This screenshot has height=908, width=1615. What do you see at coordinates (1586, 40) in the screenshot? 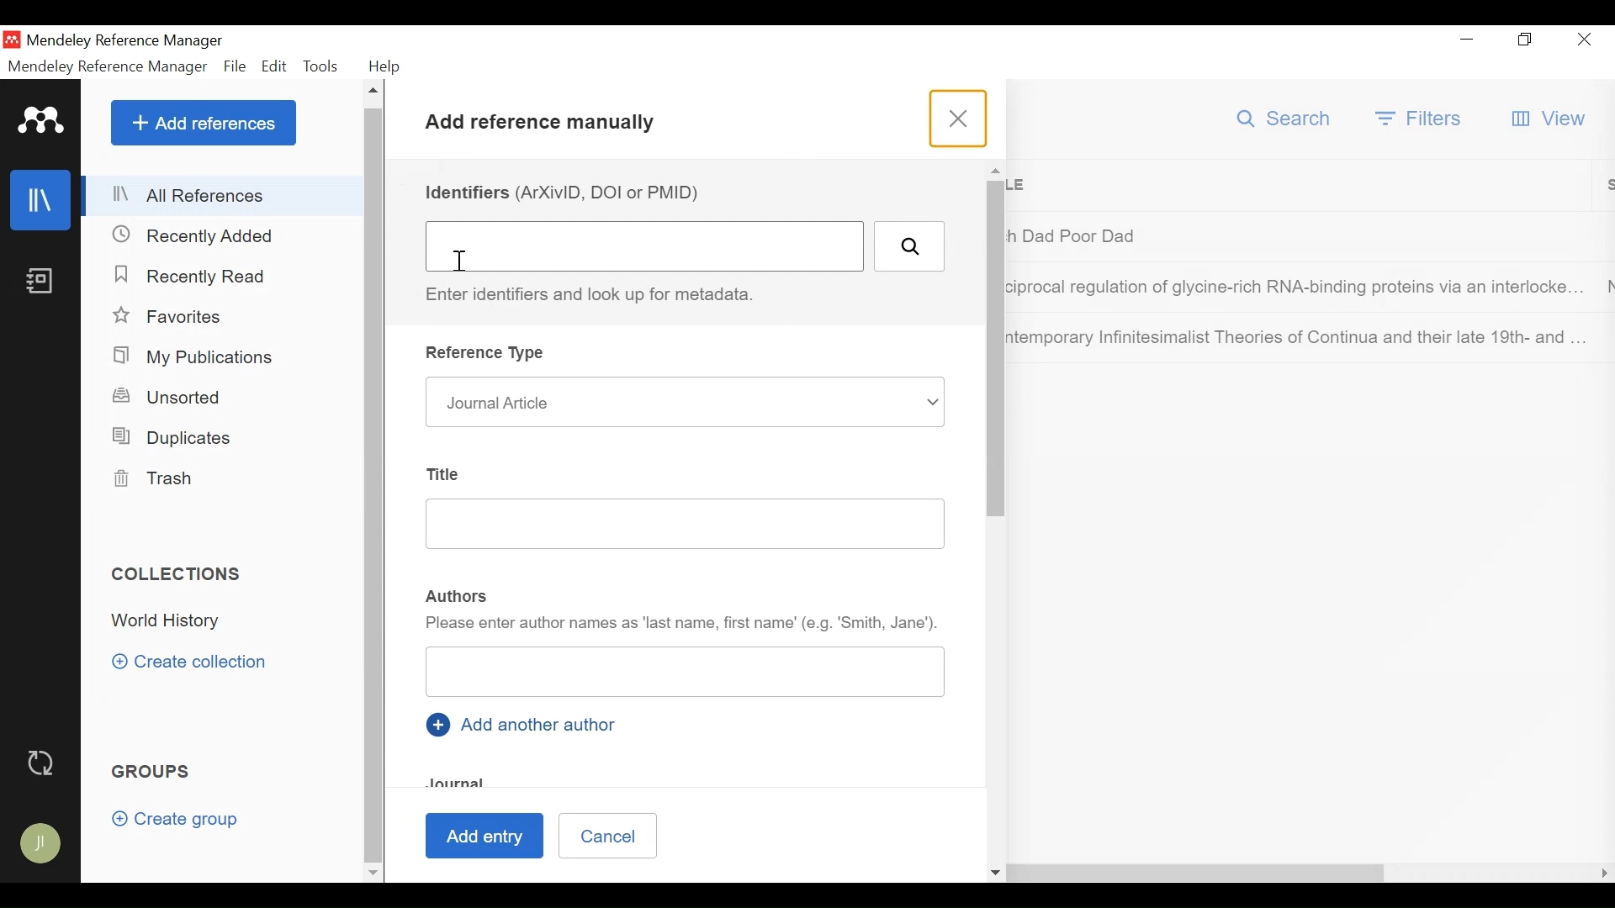
I see `Close` at bounding box center [1586, 40].